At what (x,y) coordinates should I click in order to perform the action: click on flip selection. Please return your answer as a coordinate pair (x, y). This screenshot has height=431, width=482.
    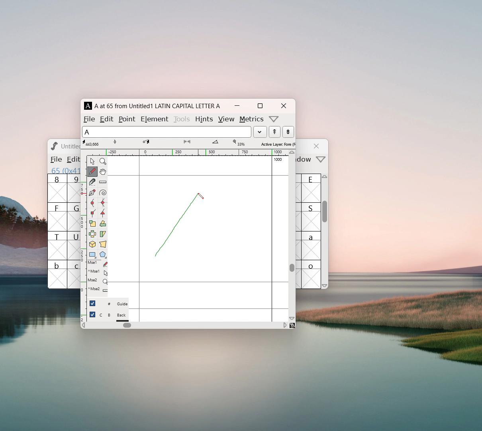
    Looking at the image, I should click on (92, 235).